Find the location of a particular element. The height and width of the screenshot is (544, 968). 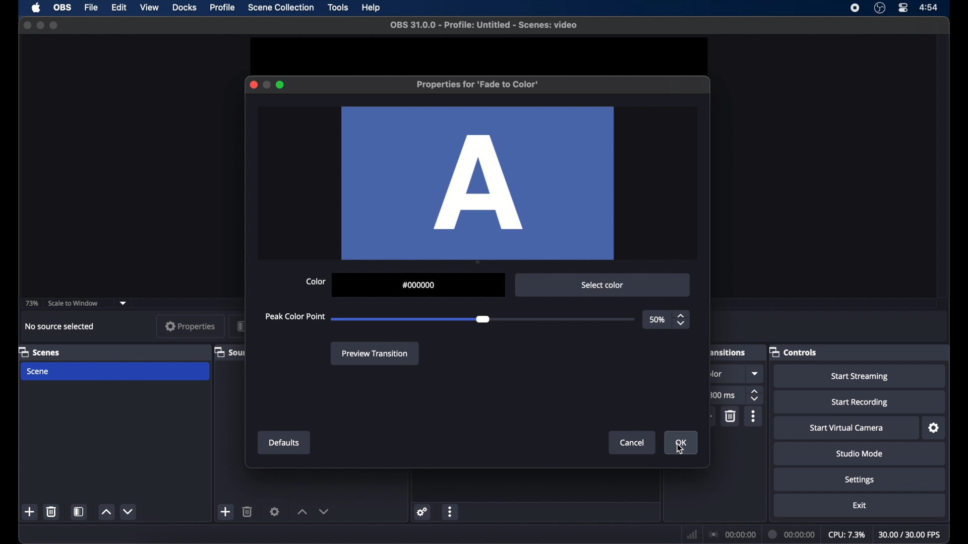

settings is located at coordinates (934, 428).